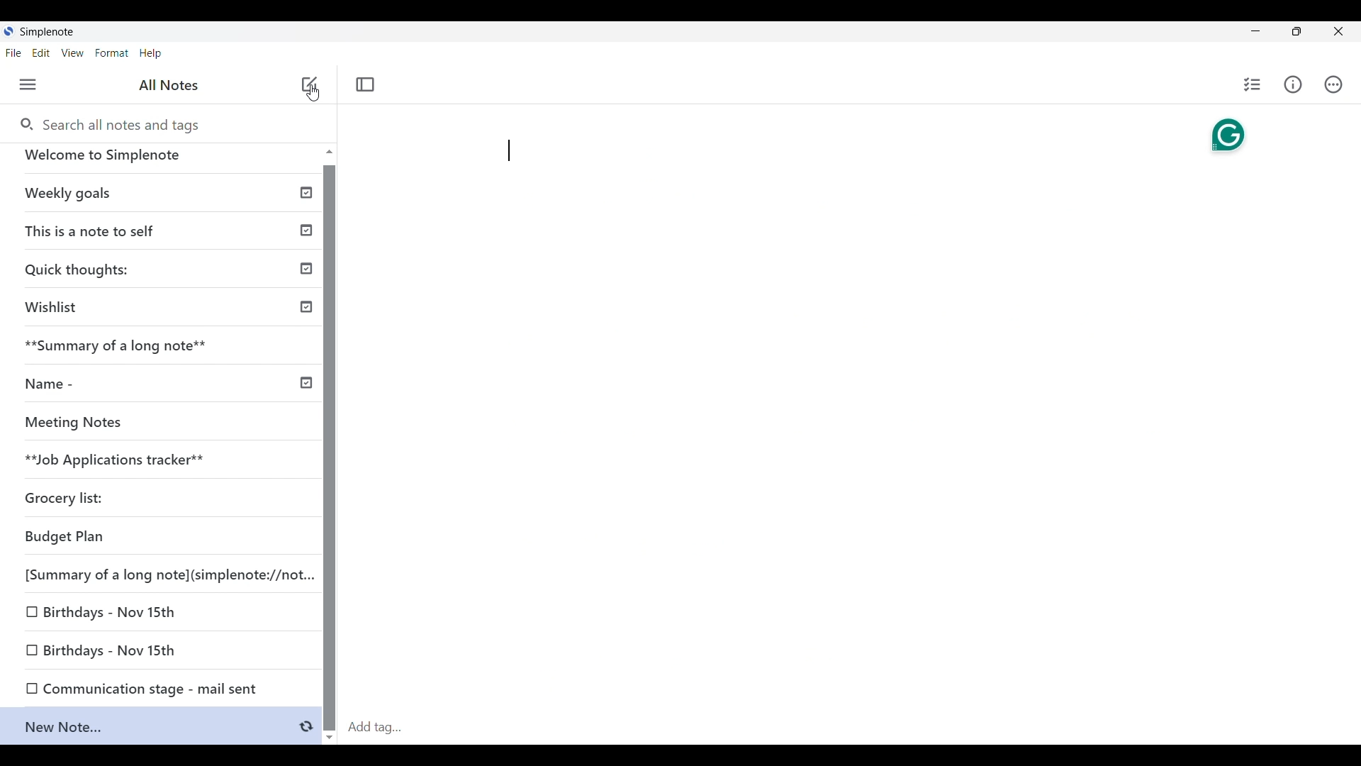  I want to click on Menu, so click(28, 84).